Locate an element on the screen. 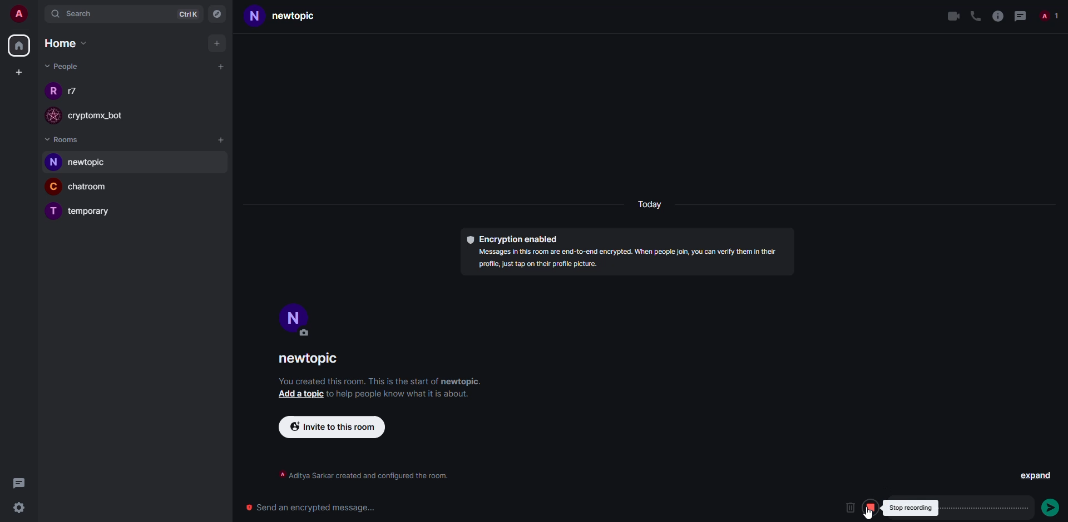  profile is located at coordinates (294, 315).